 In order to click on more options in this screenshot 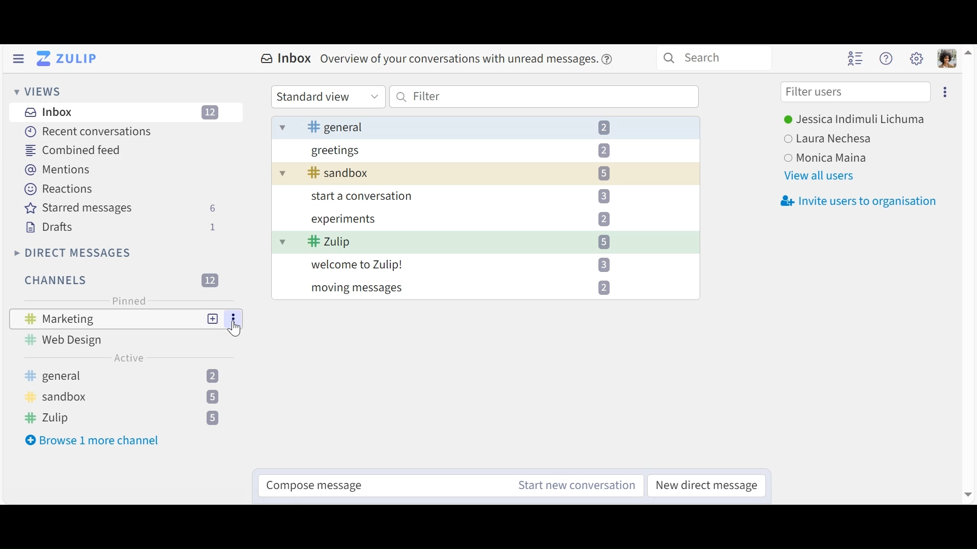, I will do `click(234, 319)`.